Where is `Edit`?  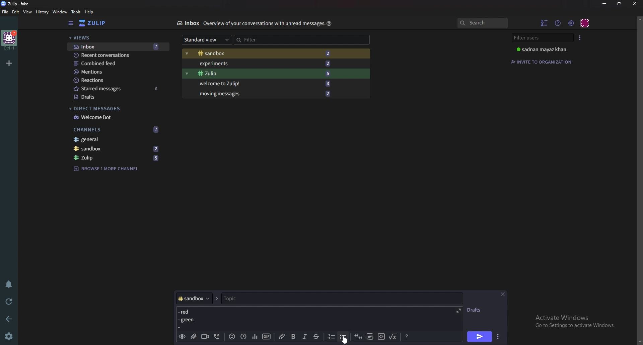
Edit is located at coordinates (16, 12).